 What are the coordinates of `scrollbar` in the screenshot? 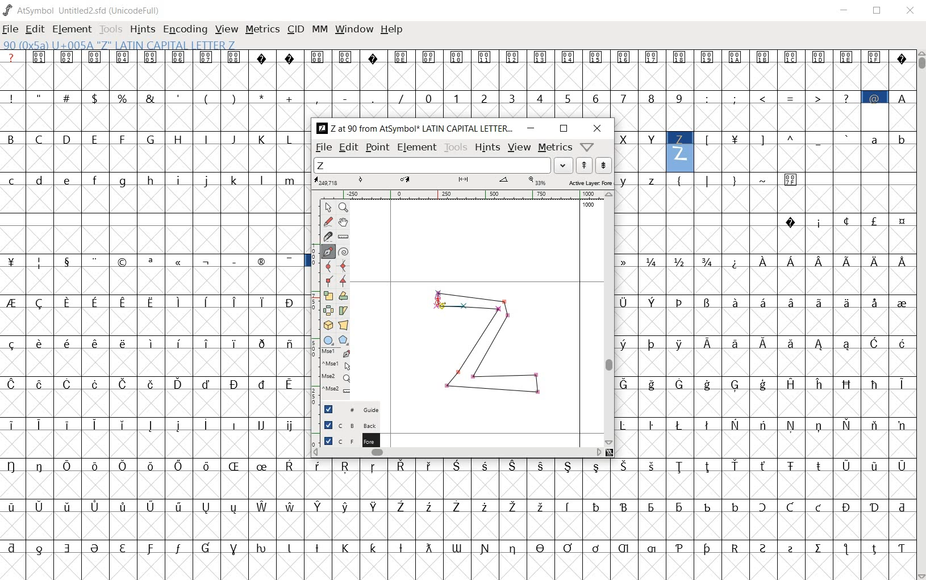 It's located at (608, 318).